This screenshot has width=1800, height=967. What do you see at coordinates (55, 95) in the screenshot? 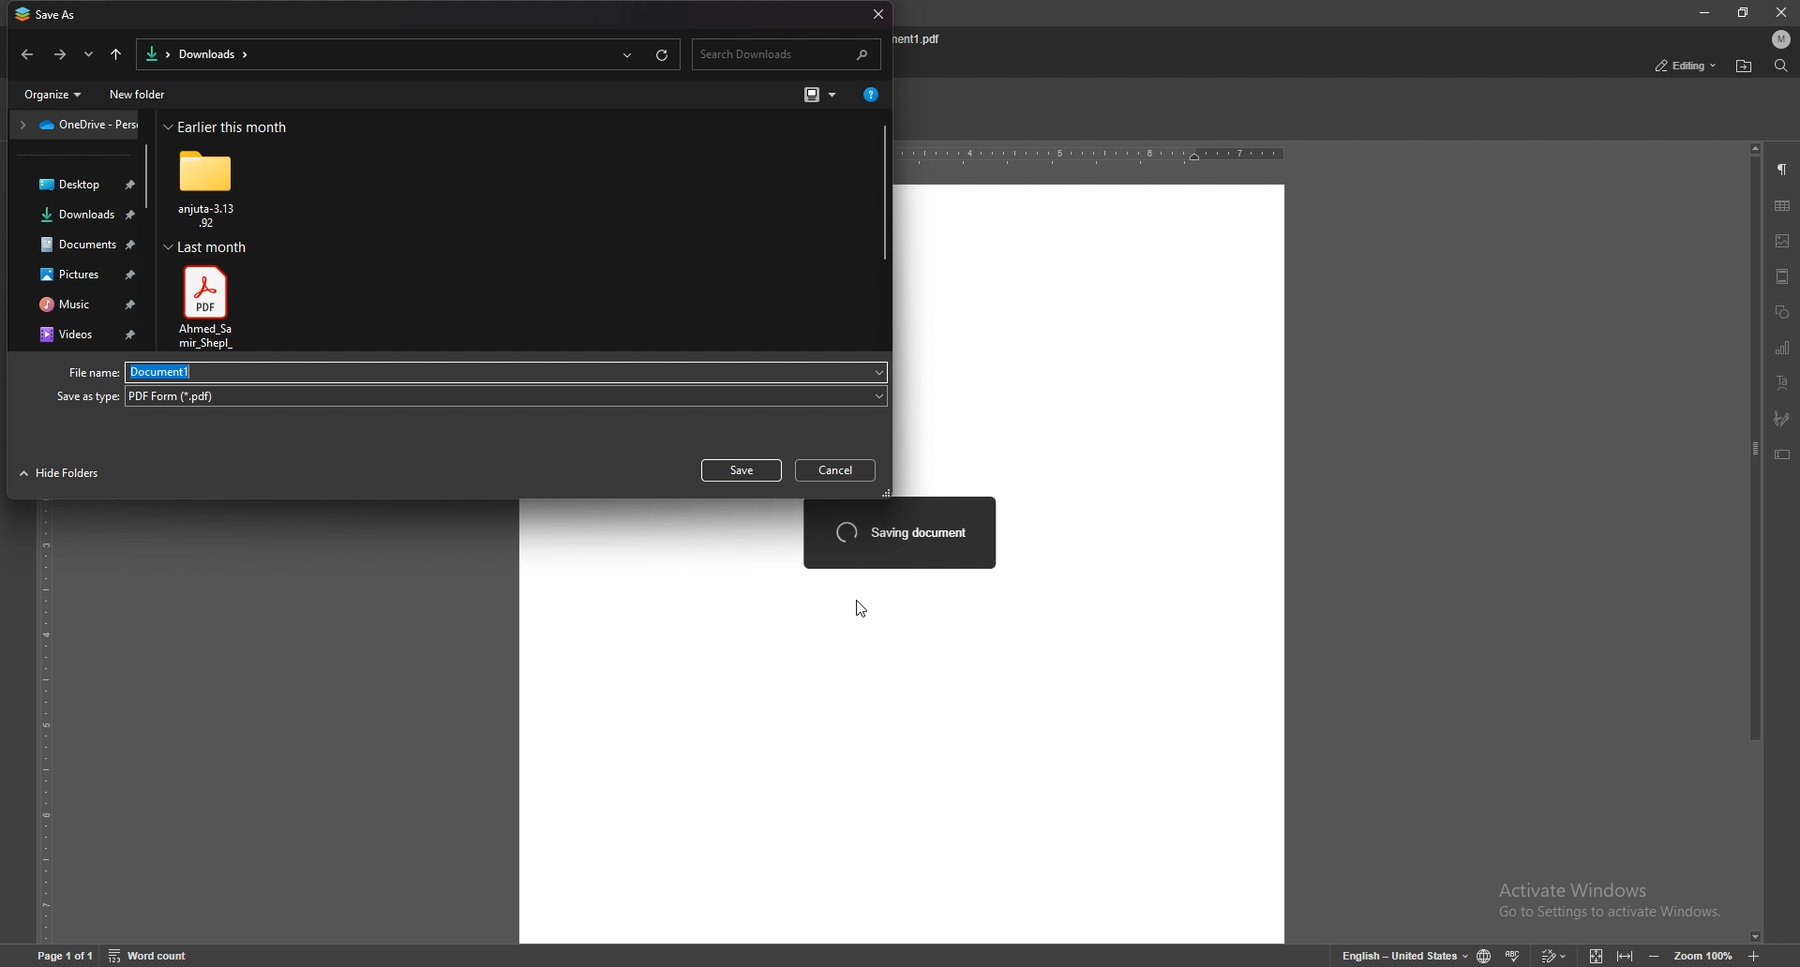
I see `organize` at bounding box center [55, 95].